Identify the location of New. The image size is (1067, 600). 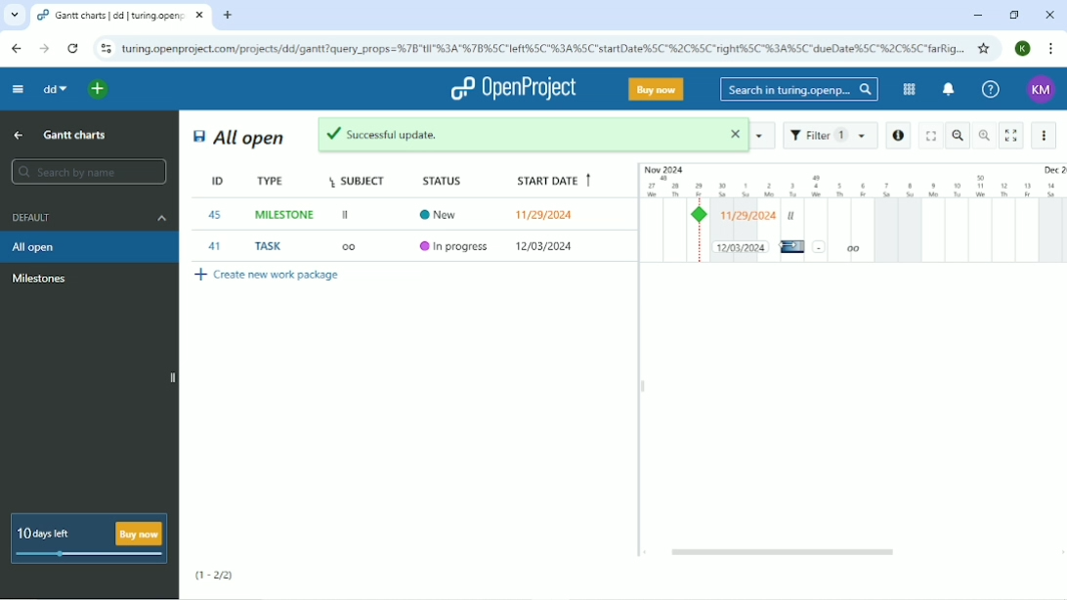
(444, 213).